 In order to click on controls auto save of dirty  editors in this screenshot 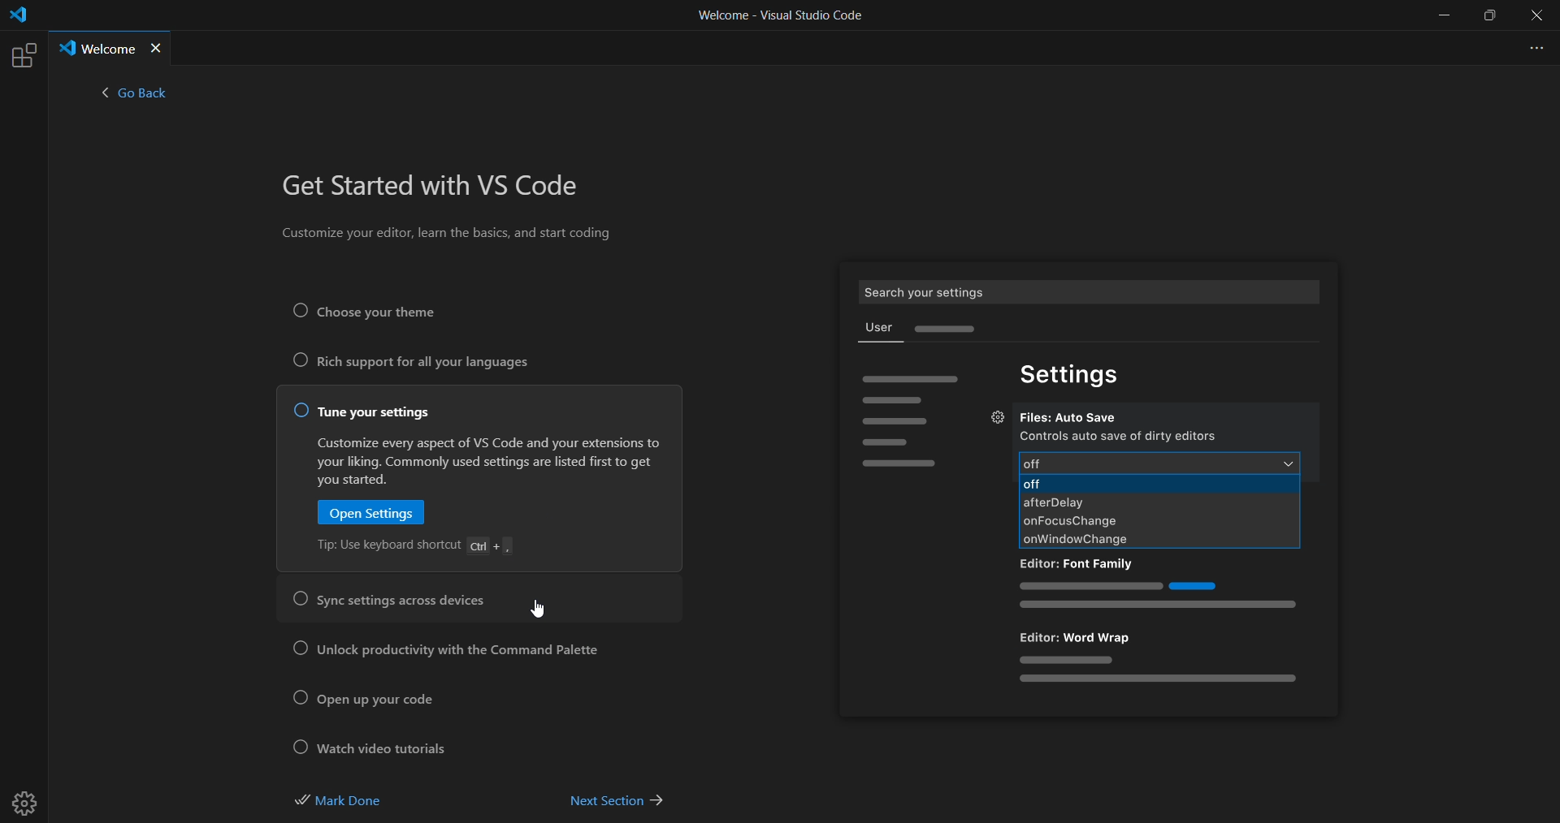, I will do `click(1126, 437)`.